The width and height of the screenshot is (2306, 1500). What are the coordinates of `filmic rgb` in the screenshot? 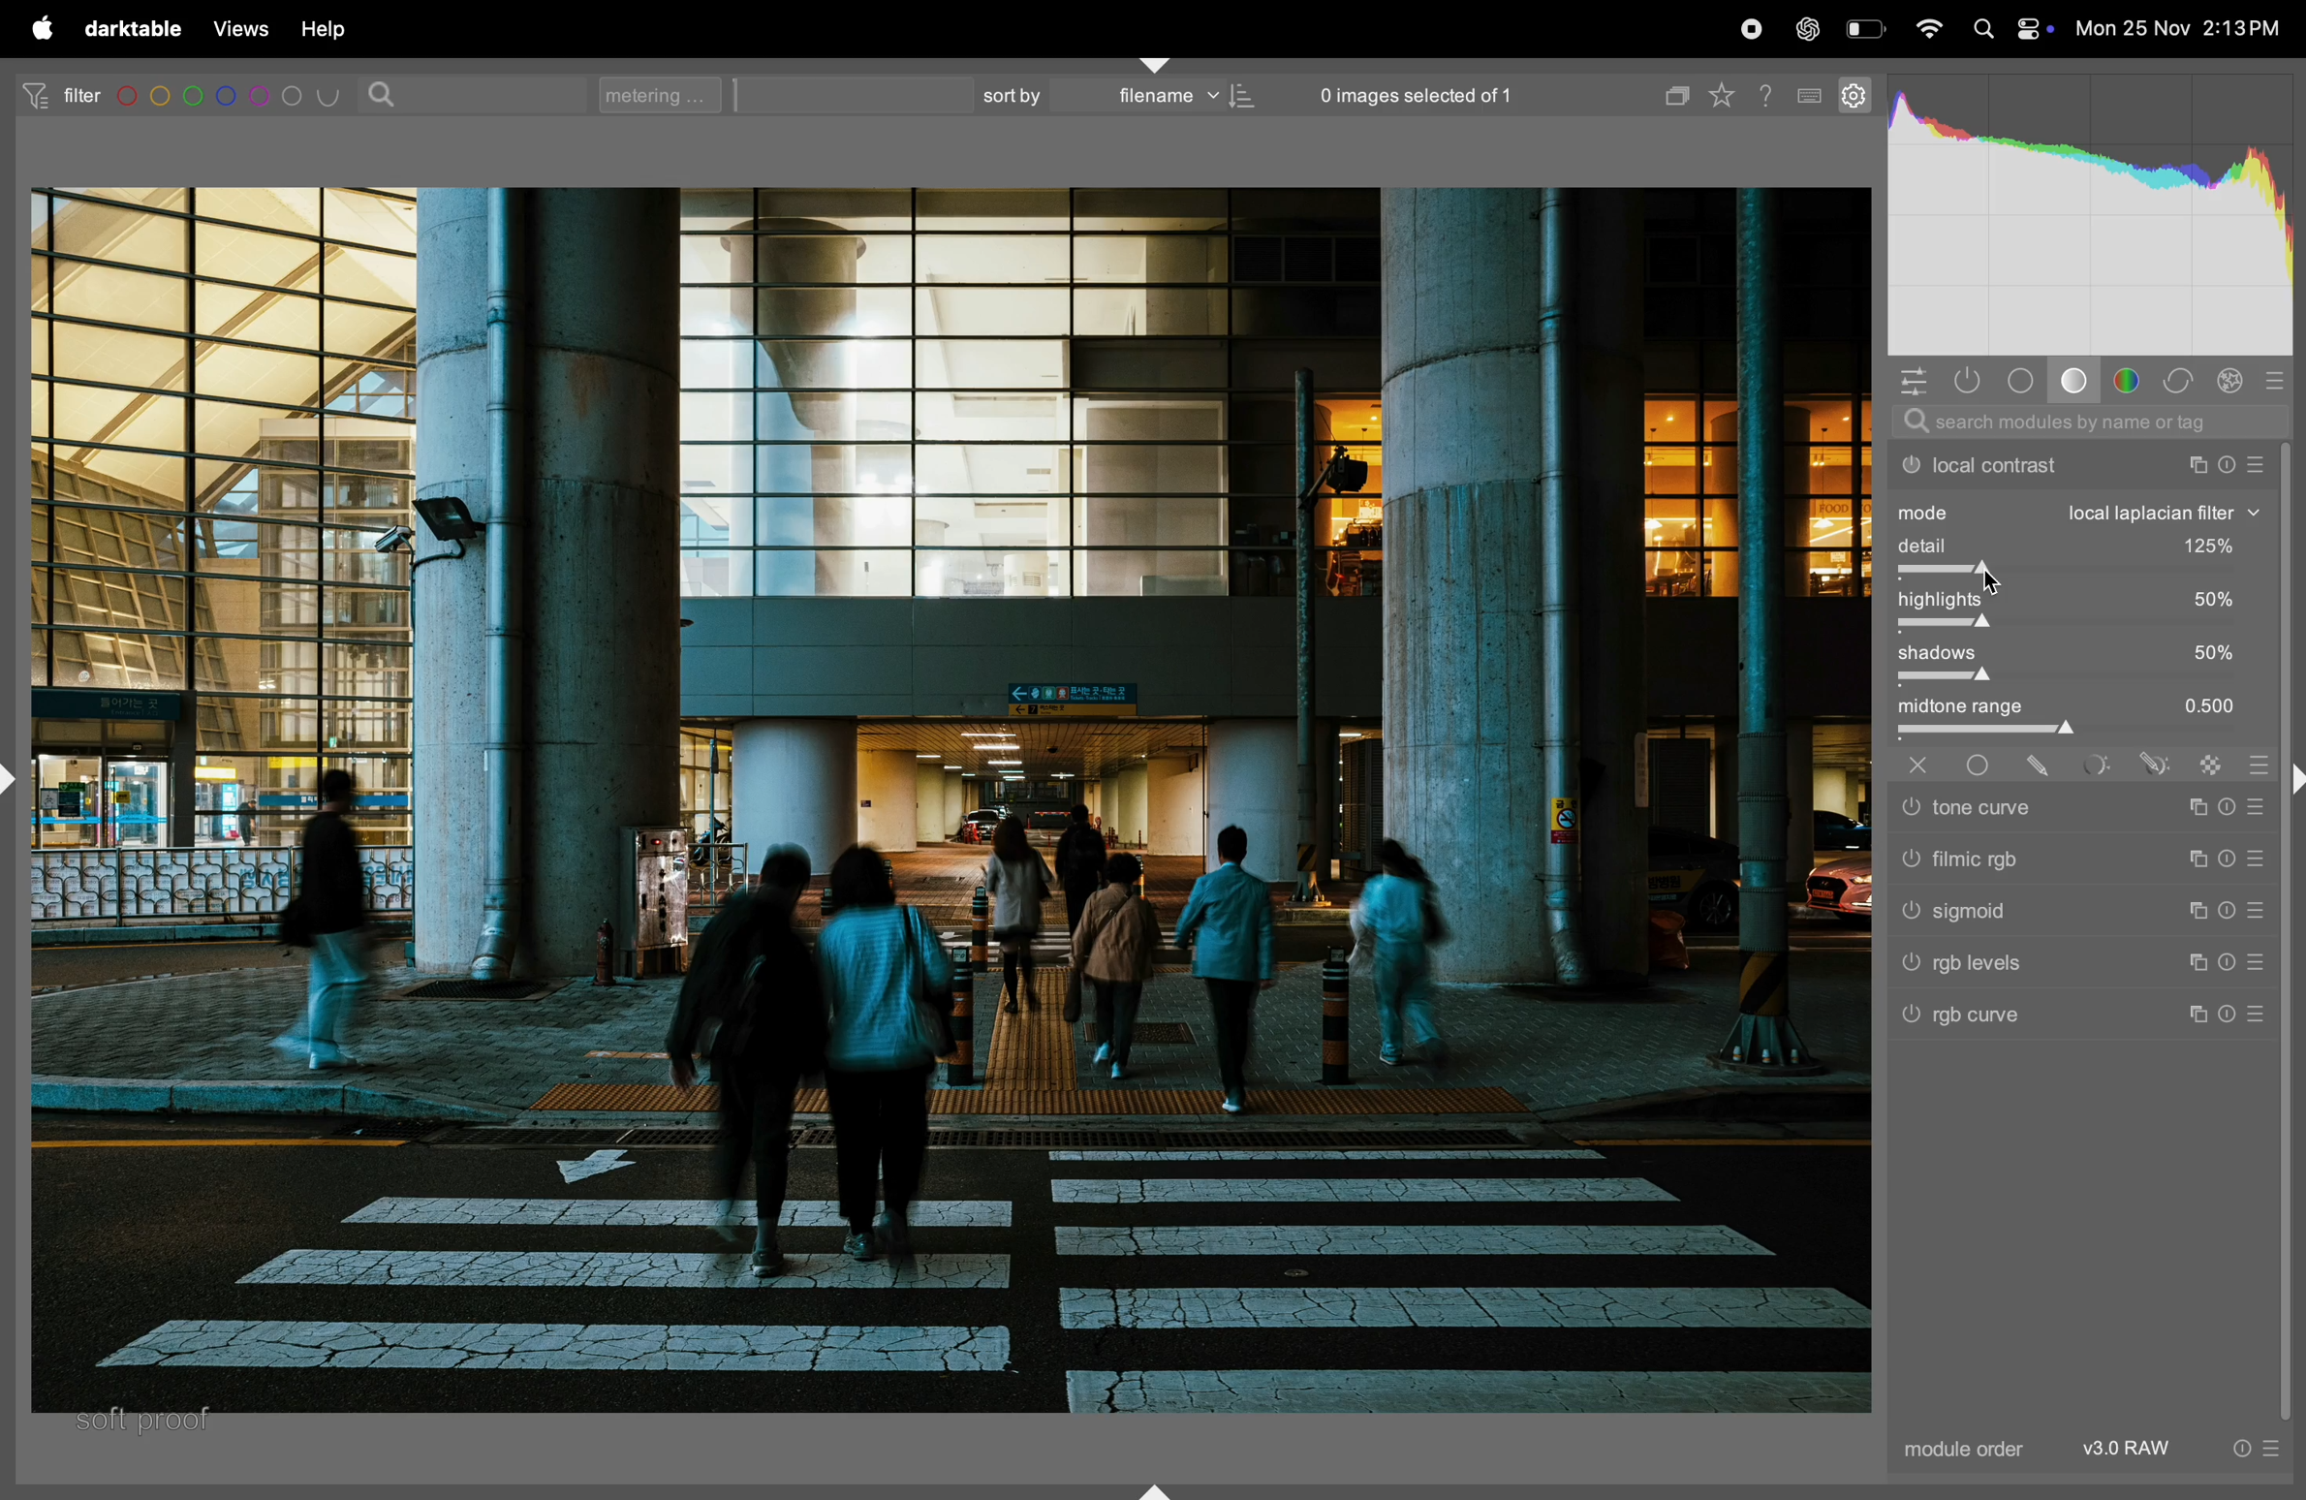 It's located at (2071, 859).